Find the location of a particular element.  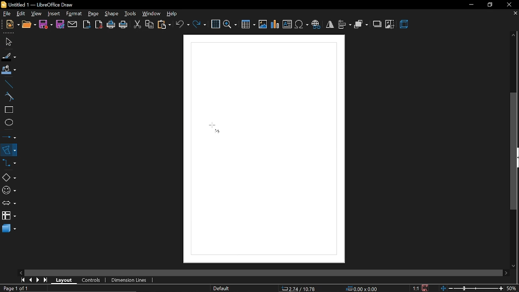

3d shapes is located at coordinates (8, 229).